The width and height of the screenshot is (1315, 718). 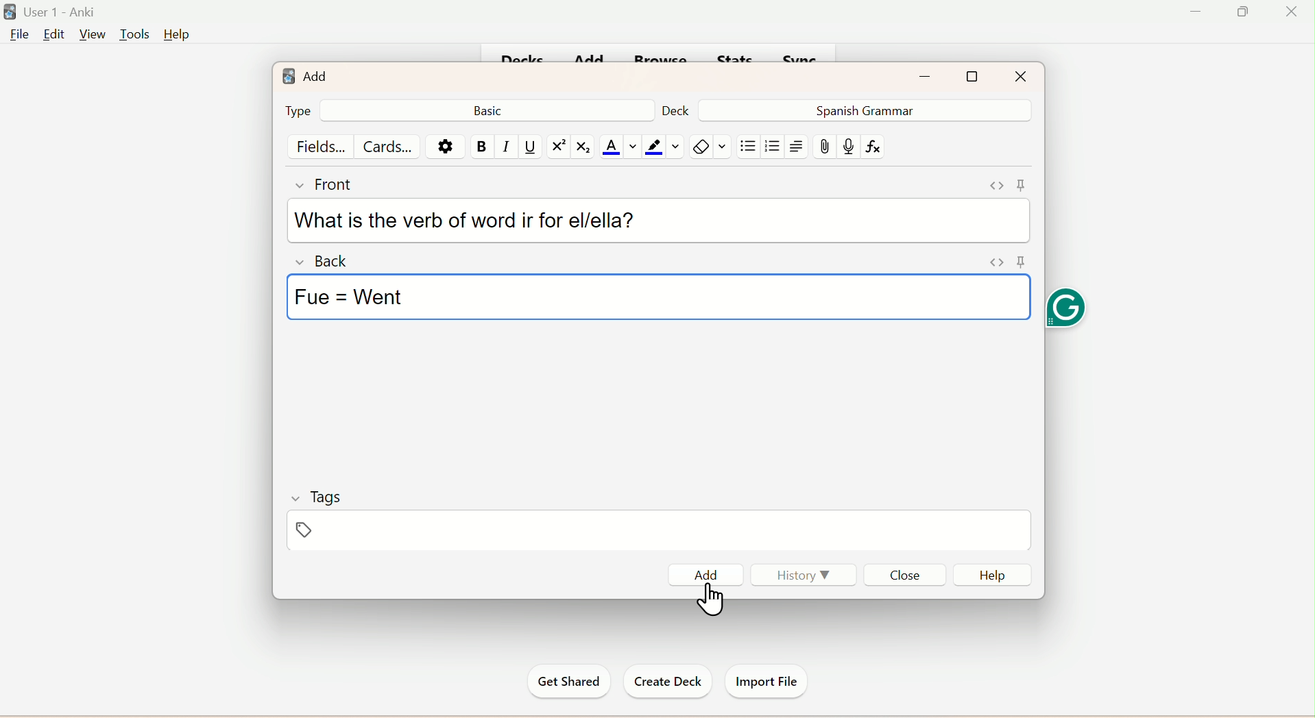 I want to click on Italiac, so click(x=507, y=147).